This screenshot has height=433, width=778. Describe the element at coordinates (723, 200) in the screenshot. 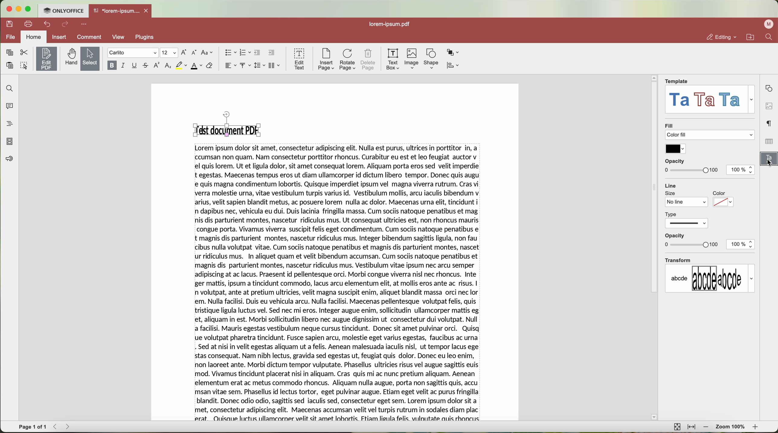

I see `color` at that location.